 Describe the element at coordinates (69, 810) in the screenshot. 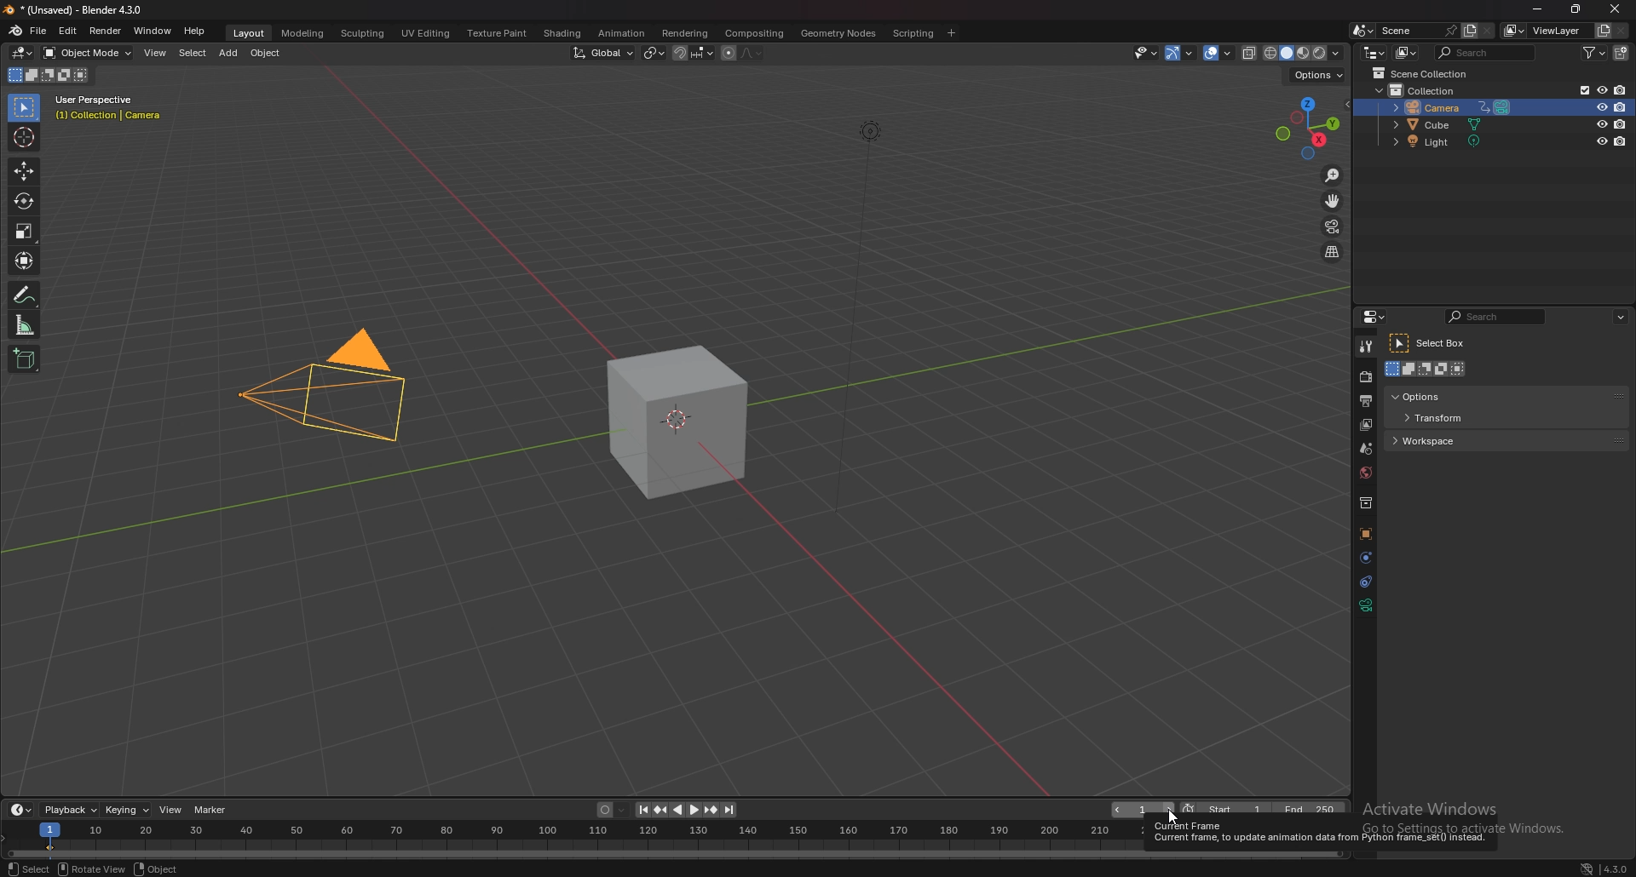

I see `playback` at that location.